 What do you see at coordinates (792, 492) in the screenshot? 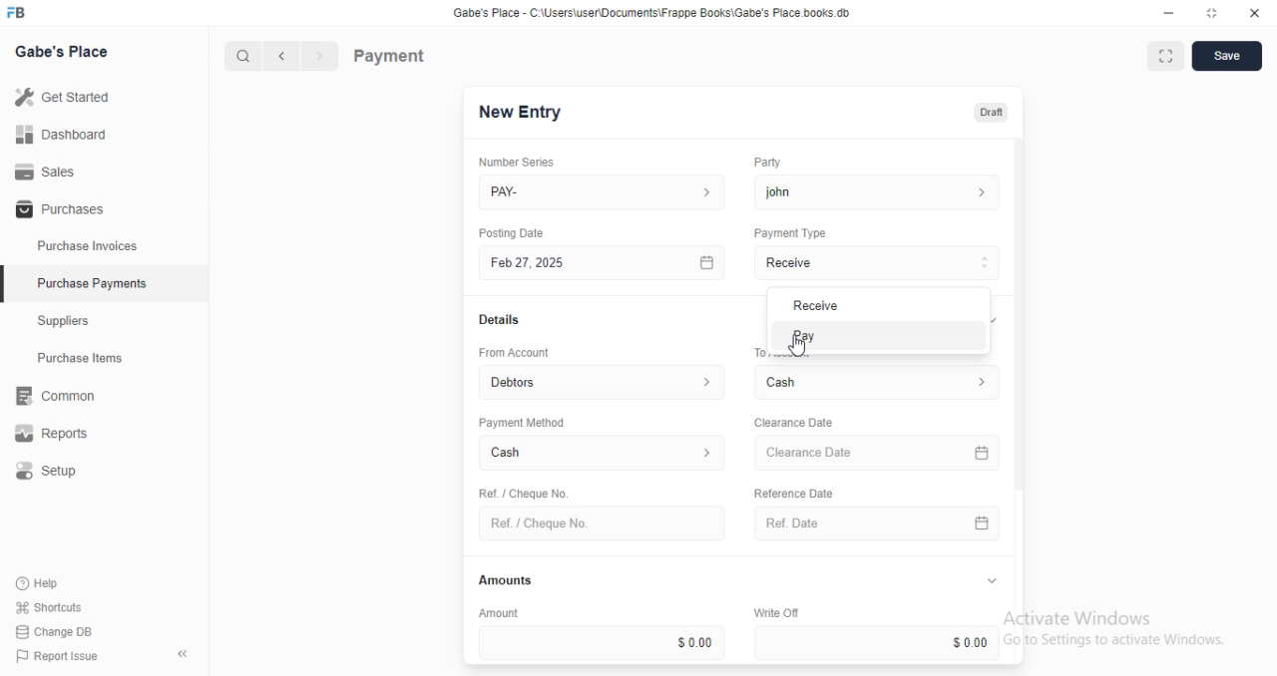
I see `Reference Date` at bounding box center [792, 492].